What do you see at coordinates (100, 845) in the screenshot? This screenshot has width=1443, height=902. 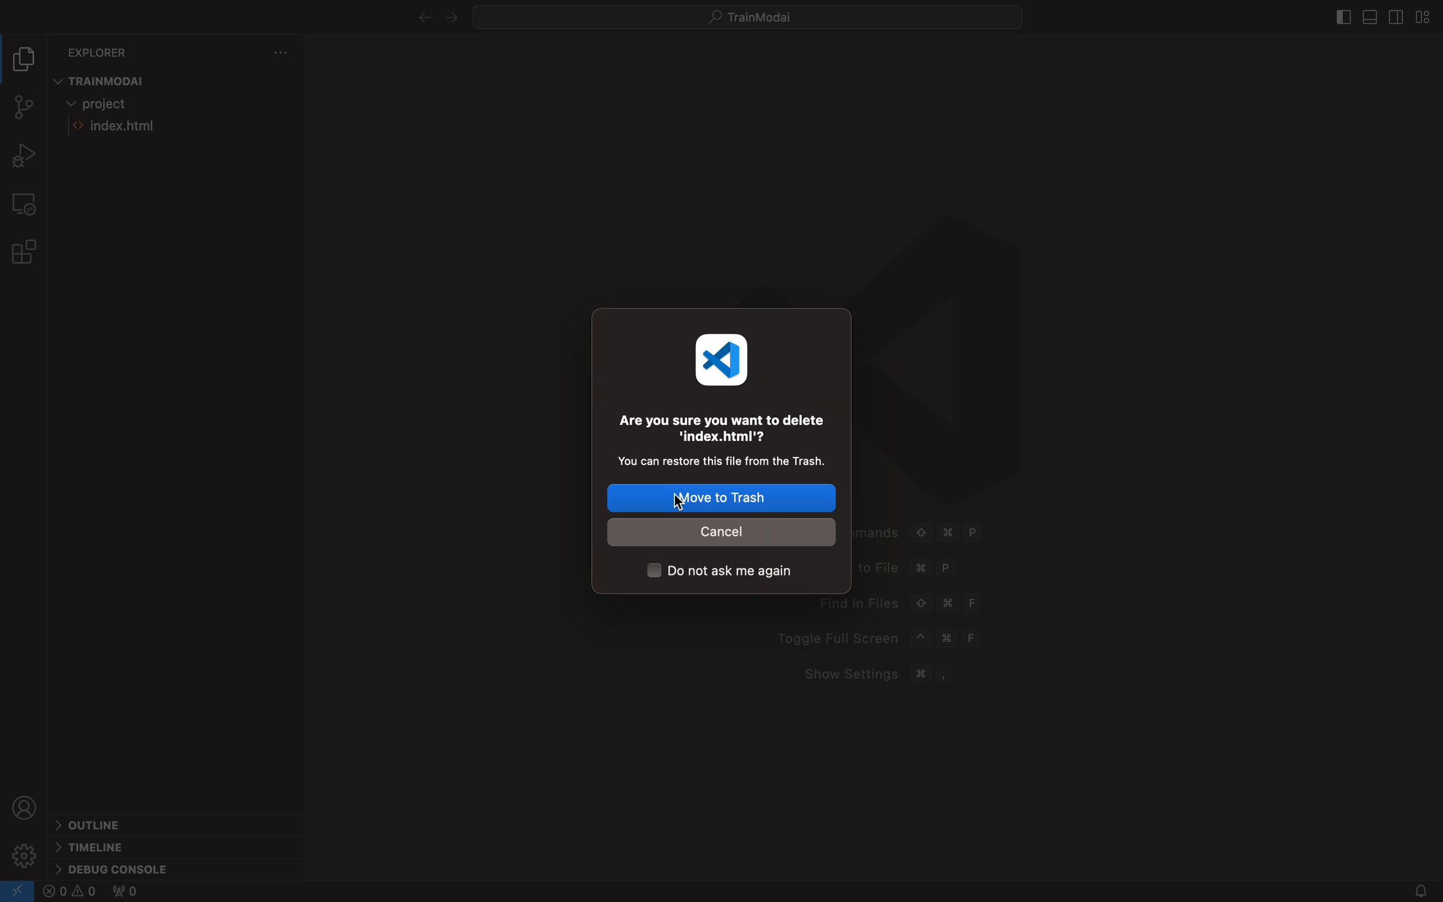 I see `timeline` at bounding box center [100, 845].